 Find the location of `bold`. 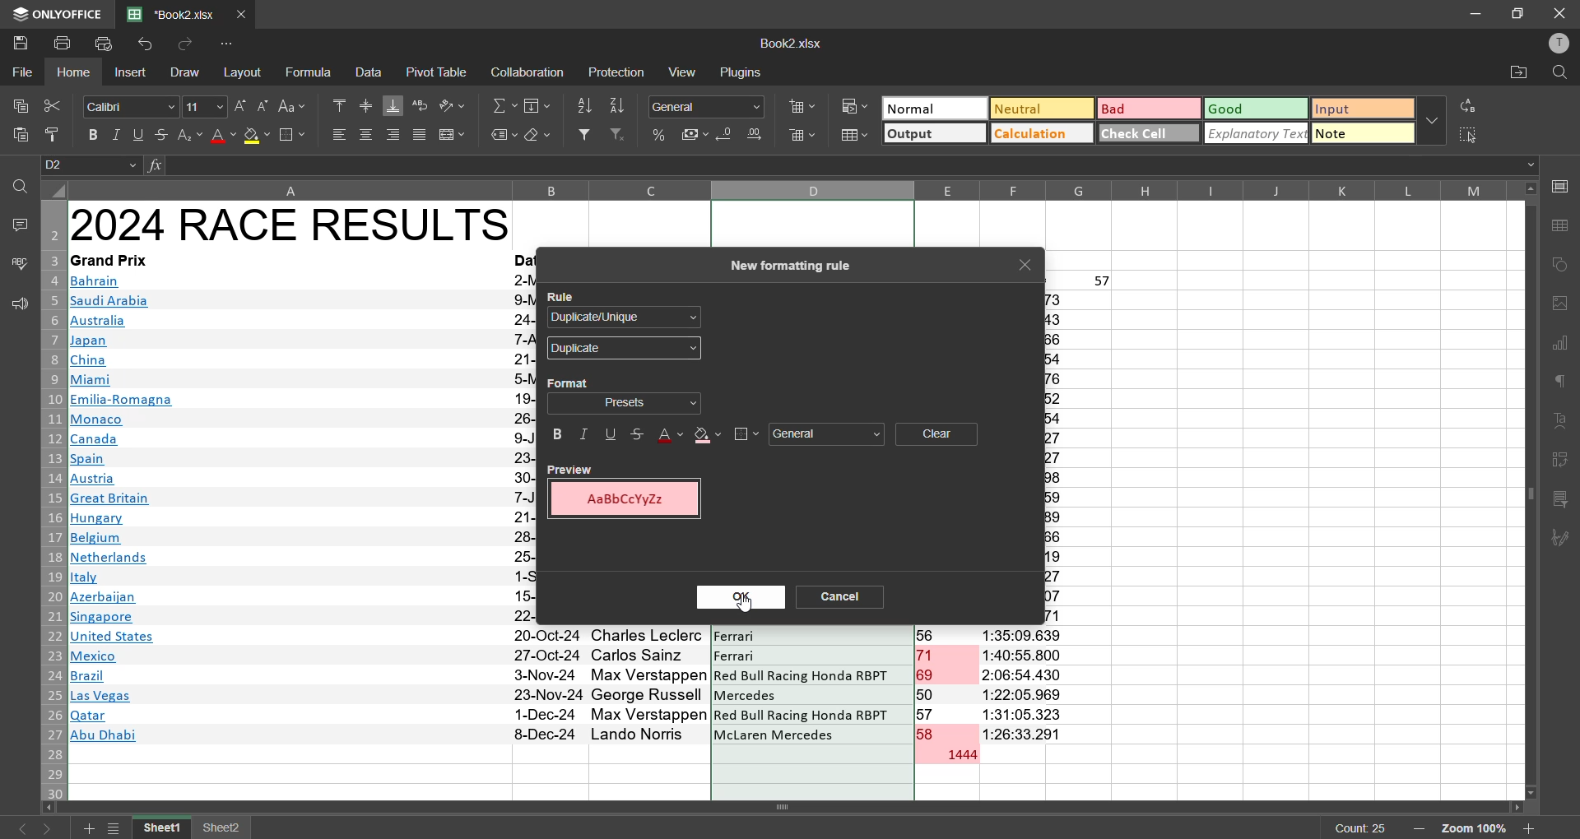

bold is located at coordinates (557, 437).